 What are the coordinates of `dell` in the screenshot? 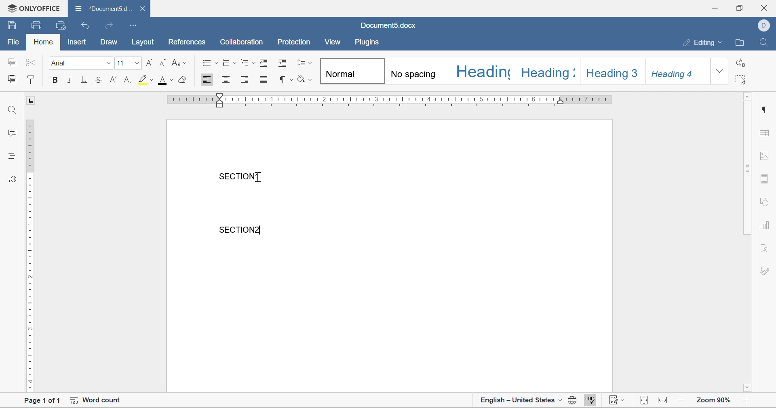 It's located at (766, 25).